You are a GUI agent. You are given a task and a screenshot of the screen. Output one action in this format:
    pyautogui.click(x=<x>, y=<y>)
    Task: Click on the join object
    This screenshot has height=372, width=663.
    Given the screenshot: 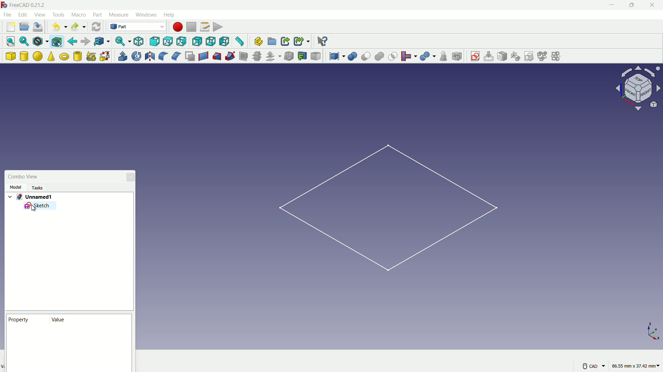 What is the action you would take?
    pyautogui.click(x=409, y=56)
    